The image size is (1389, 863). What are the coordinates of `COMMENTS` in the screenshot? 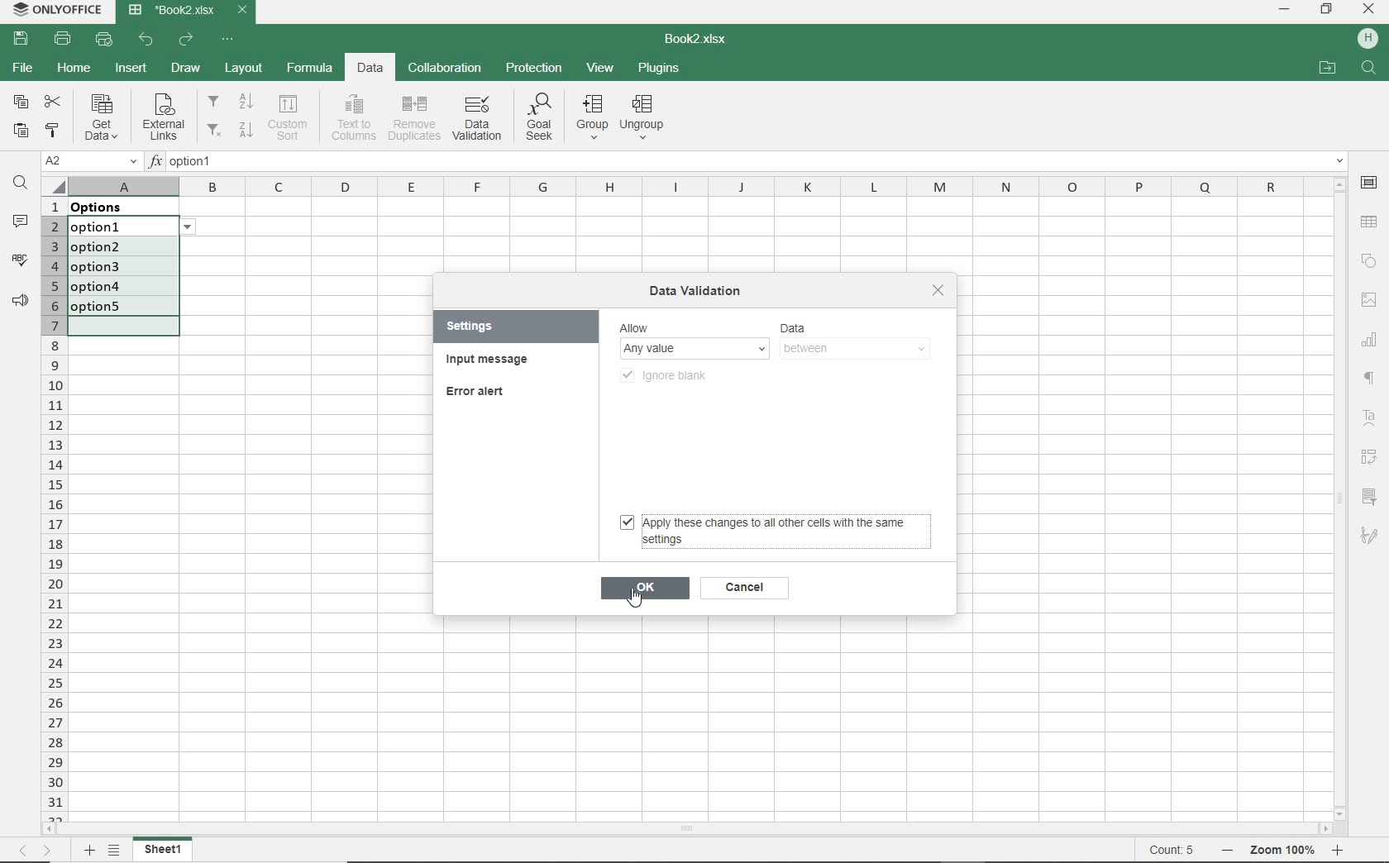 It's located at (21, 222).